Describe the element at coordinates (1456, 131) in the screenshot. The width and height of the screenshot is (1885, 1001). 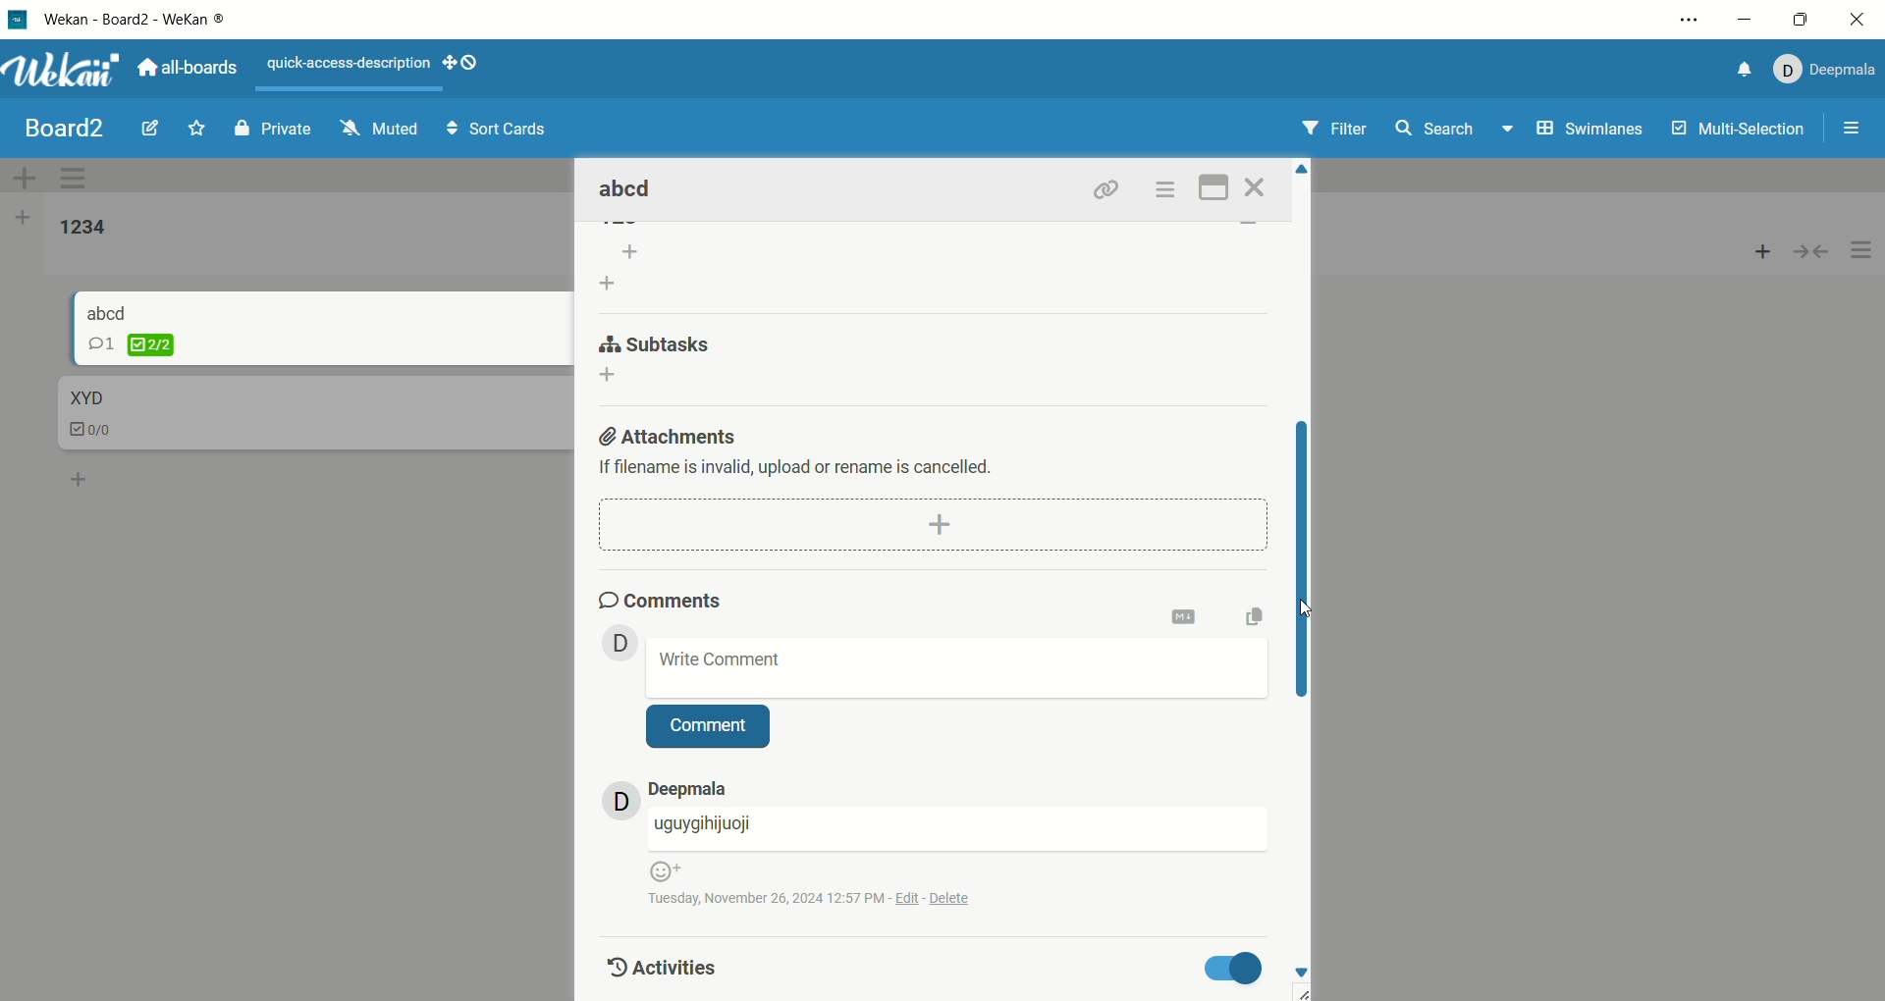
I see `search` at that location.